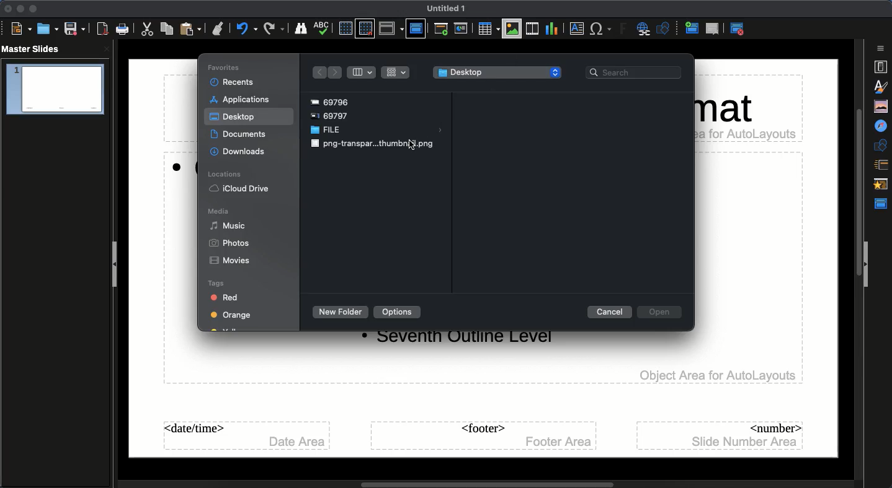  Describe the element at coordinates (74, 29) in the screenshot. I see `Save` at that location.